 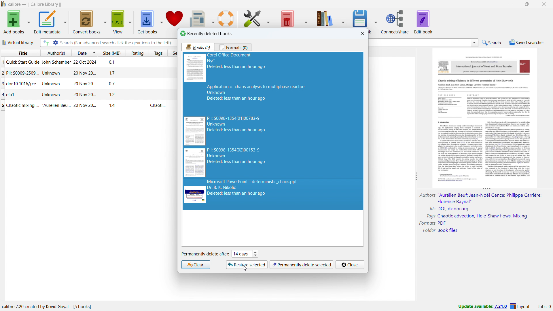 What do you see at coordinates (147, 22) in the screenshot?
I see `get books` at bounding box center [147, 22].